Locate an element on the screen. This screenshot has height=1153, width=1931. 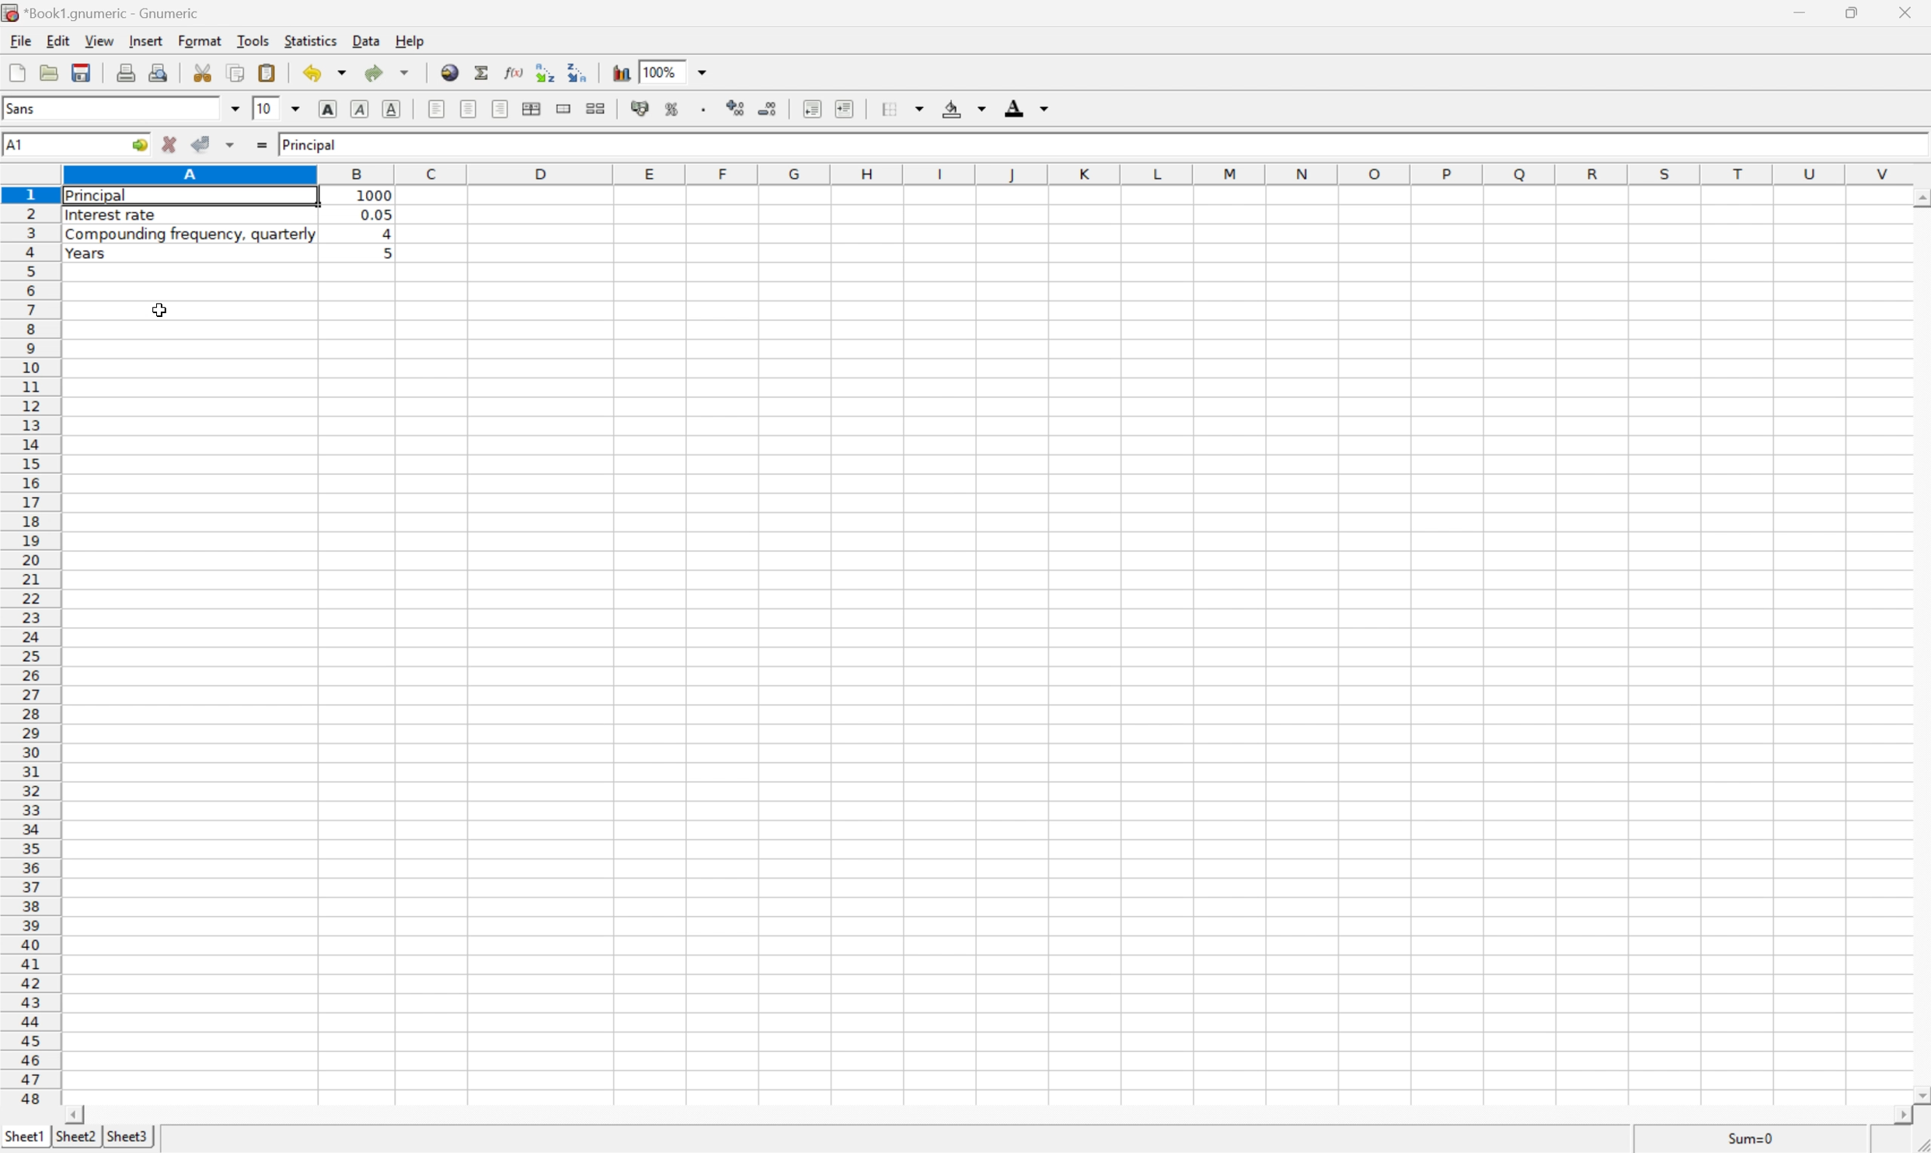
insert hyperlink is located at coordinates (451, 70).